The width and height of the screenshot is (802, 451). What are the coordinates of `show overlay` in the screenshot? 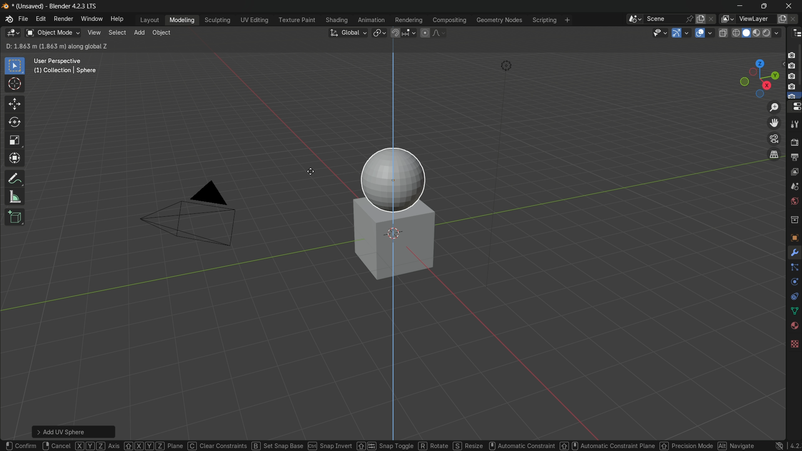 It's located at (700, 33).